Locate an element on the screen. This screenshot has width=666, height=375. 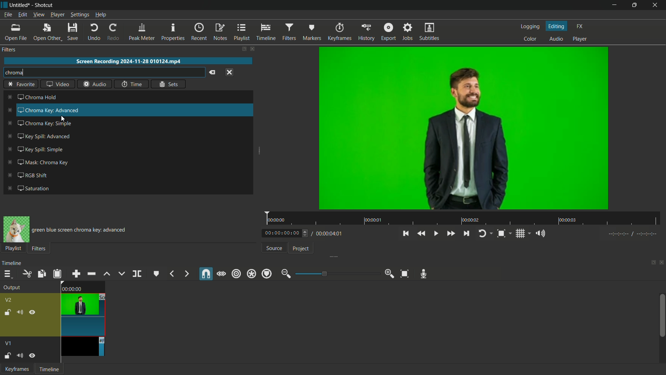
properties is located at coordinates (172, 32).